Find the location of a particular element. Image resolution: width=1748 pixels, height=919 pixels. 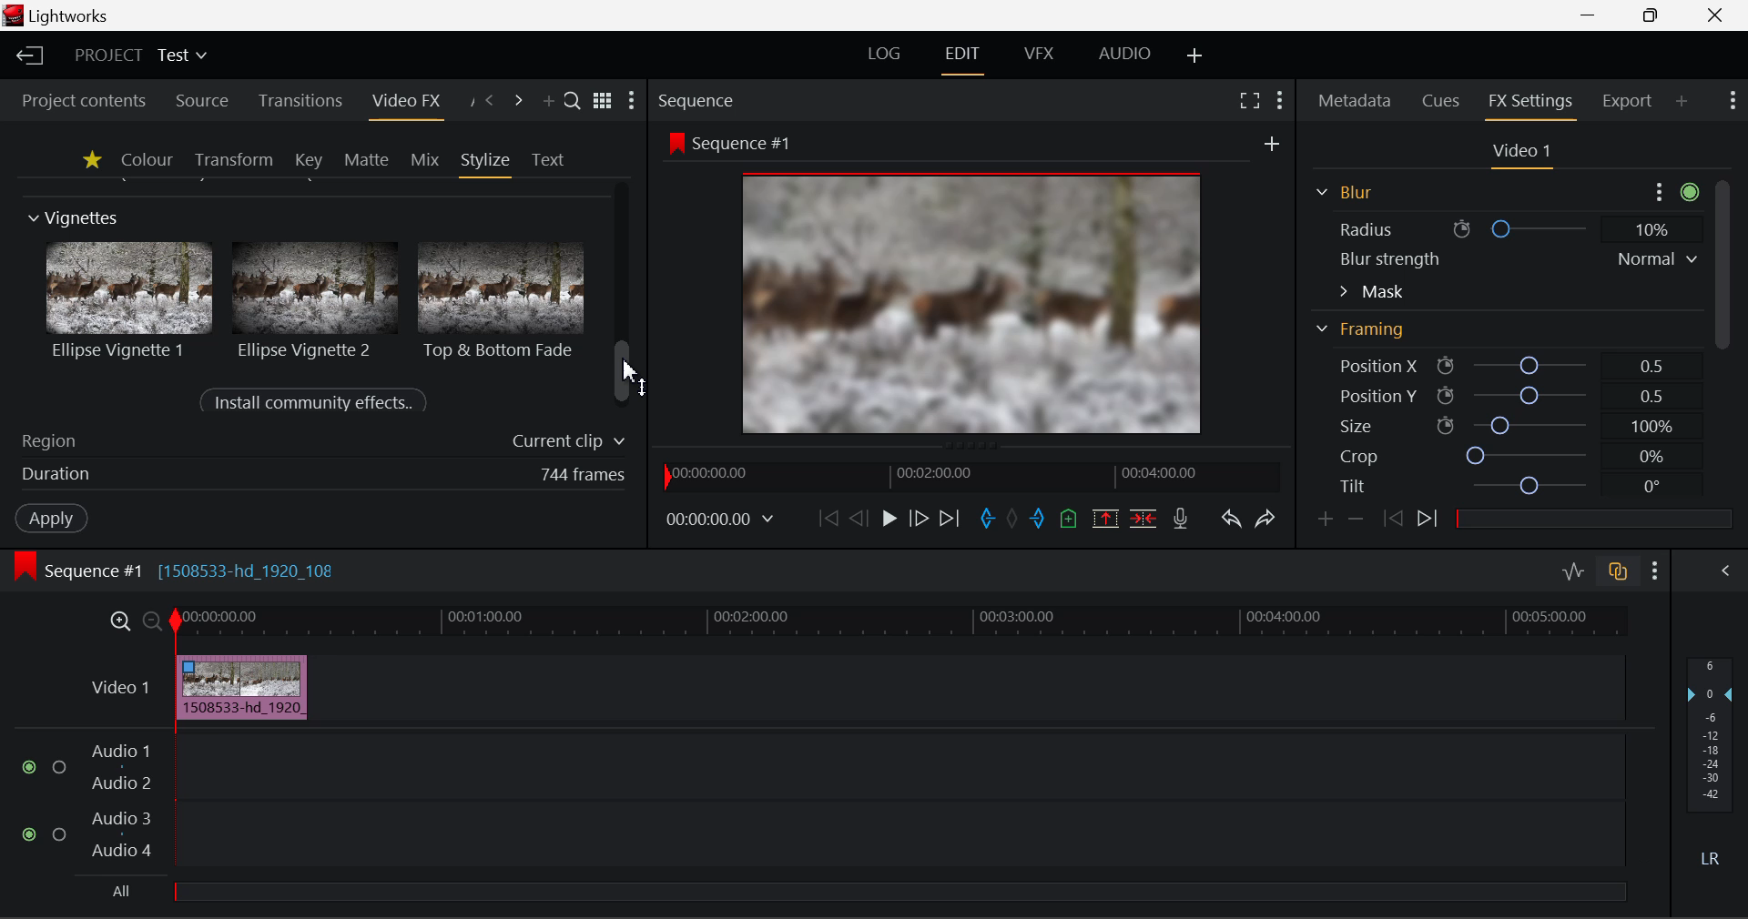

LOG Layout is located at coordinates (890, 56).